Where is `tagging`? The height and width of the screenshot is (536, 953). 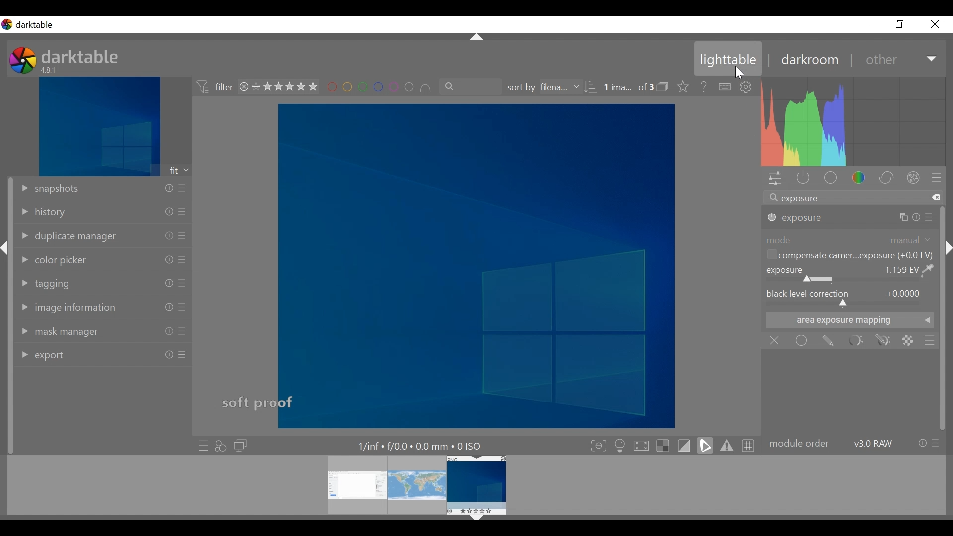
tagging is located at coordinates (46, 284).